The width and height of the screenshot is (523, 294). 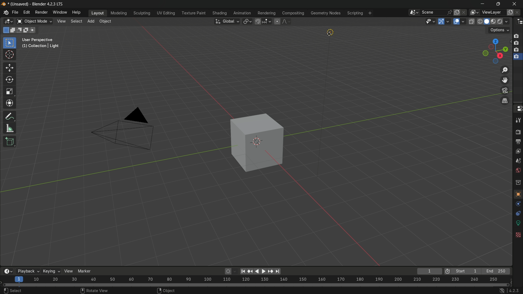 What do you see at coordinates (231, 271) in the screenshot?
I see `auto keyframing` at bounding box center [231, 271].